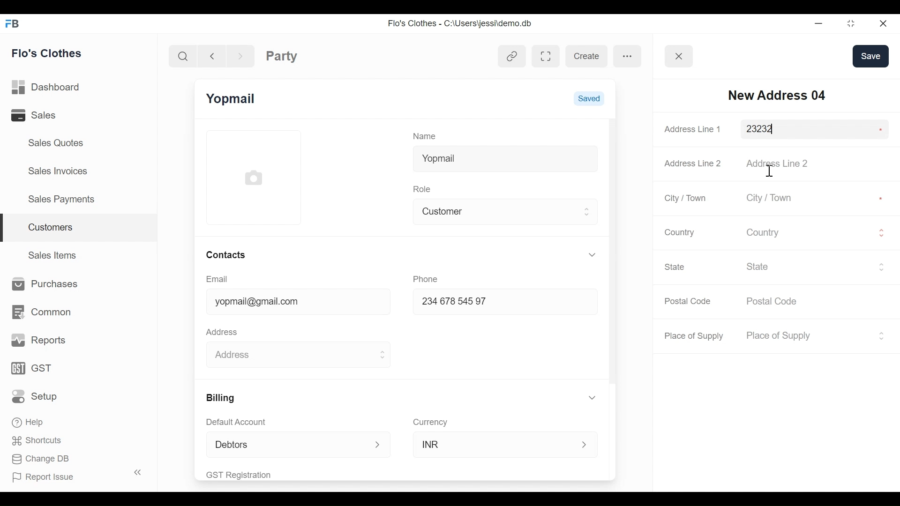  I want to click on Address, so click(224, 331).